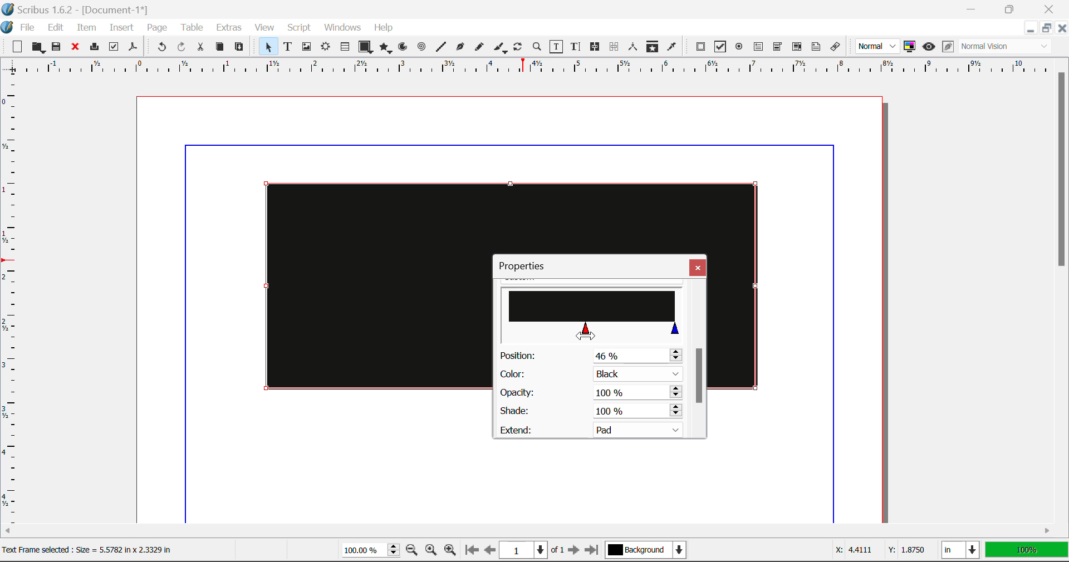 The image size is (1069, 562). What do you see at coordinates (739, 48) in the screenshot?
I see `PDF Radio Button` at bounding box center [739, 48].